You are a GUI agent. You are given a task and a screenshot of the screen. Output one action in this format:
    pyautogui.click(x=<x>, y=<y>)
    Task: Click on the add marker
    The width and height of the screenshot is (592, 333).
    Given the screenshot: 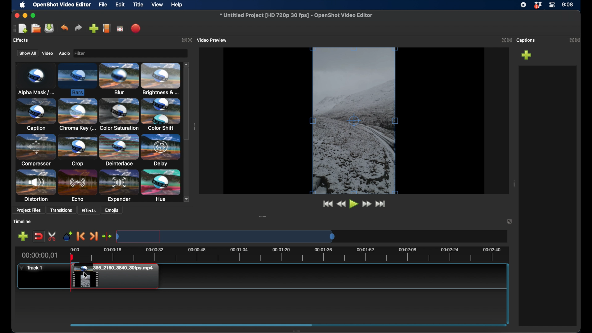 What is the action you would take?
    pyautogui.click(x=23, y=236)
    